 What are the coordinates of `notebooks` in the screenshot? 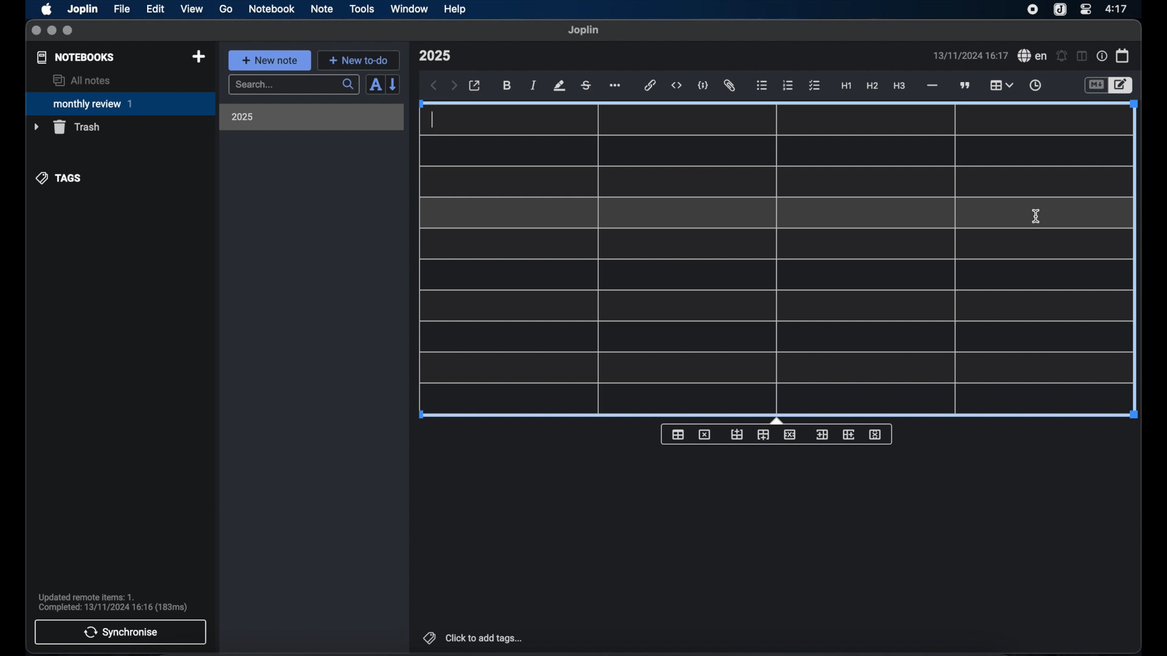 It's located at (76, 57).